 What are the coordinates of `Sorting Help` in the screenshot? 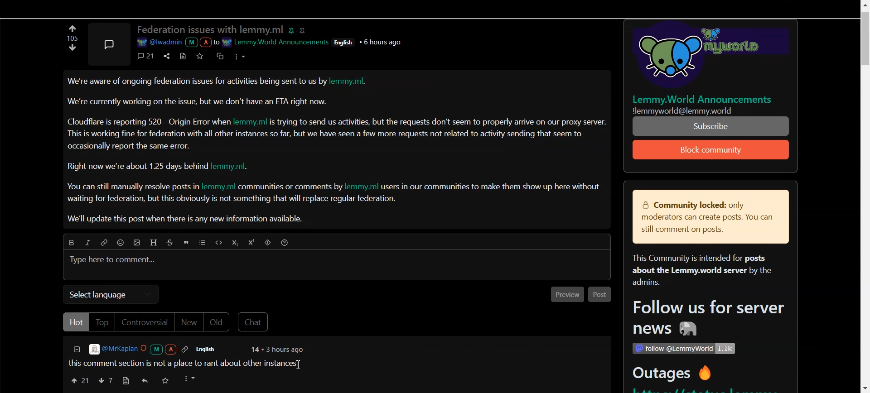 It's located at (285, 242).